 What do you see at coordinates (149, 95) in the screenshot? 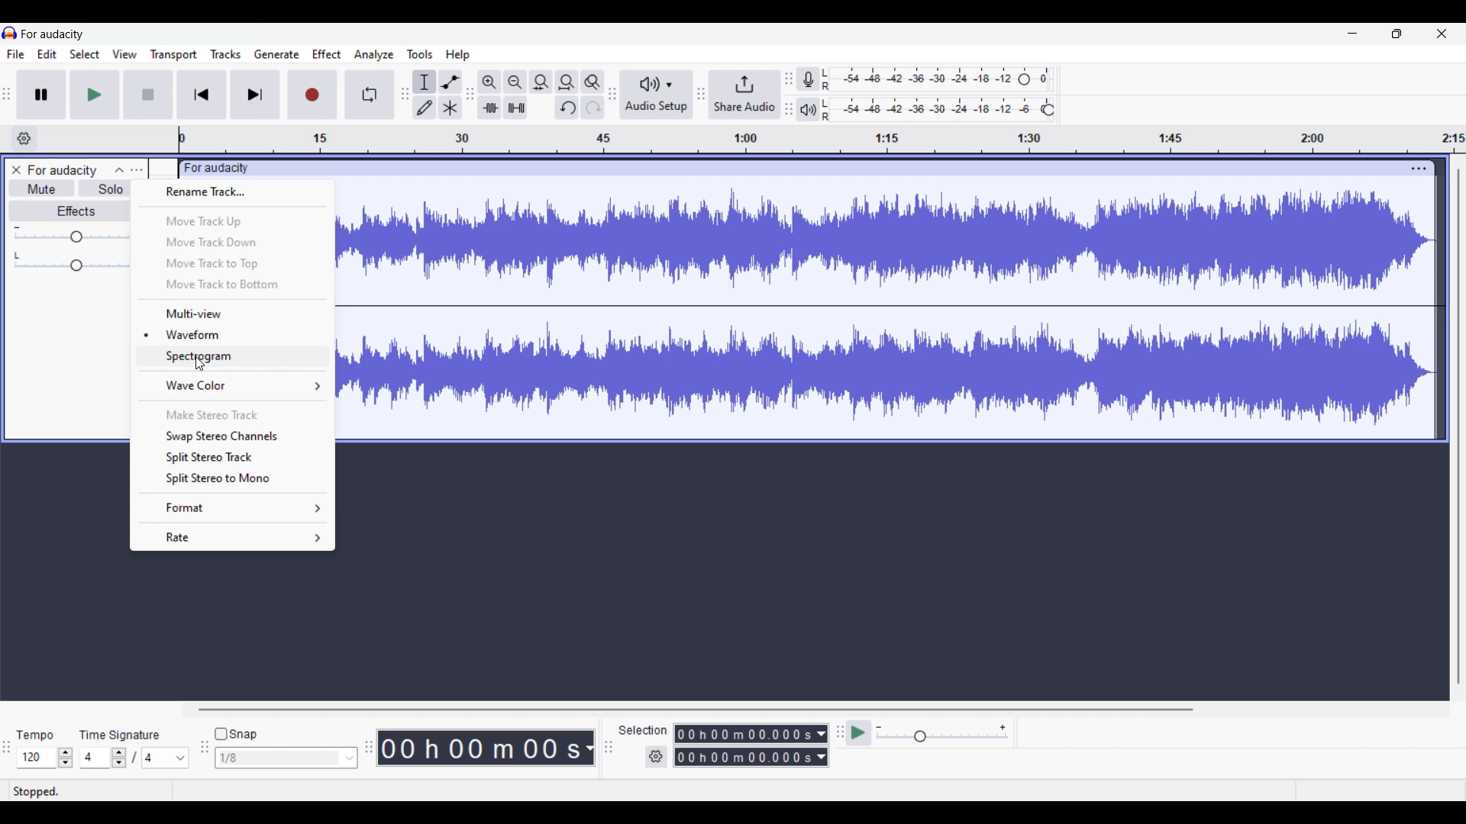
I see `Start` at bounding box center [149, 95].